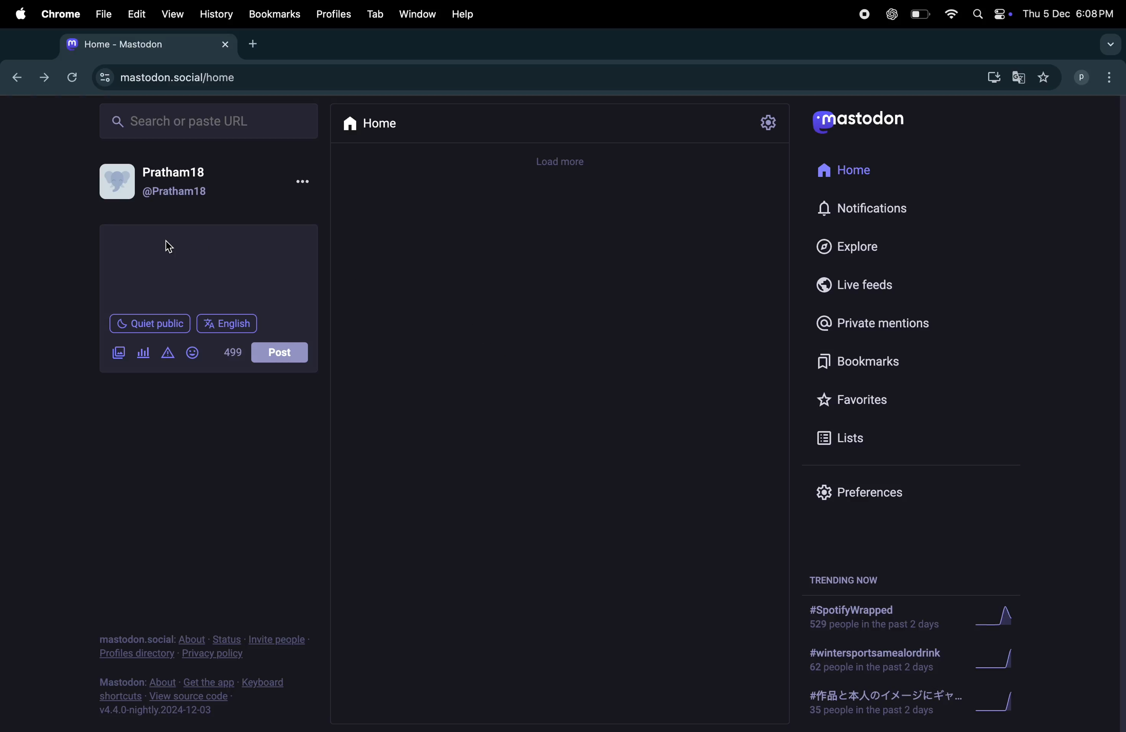  What do you see at coordinates (995, 619) in the screenshot?
I see `graph` at bounding box center [995, 619].